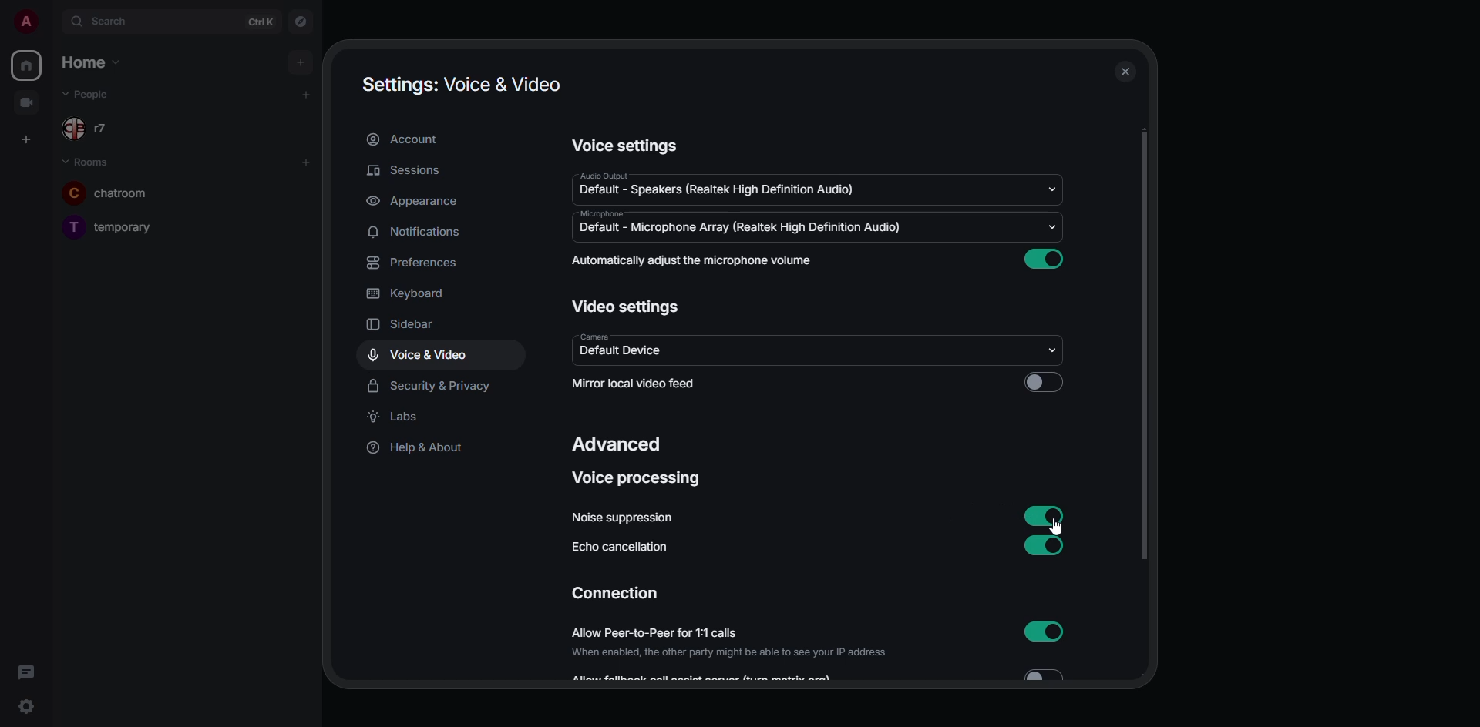  Describe the element at coordinates (617, 353) in the screenshot. I see `default` at that location.